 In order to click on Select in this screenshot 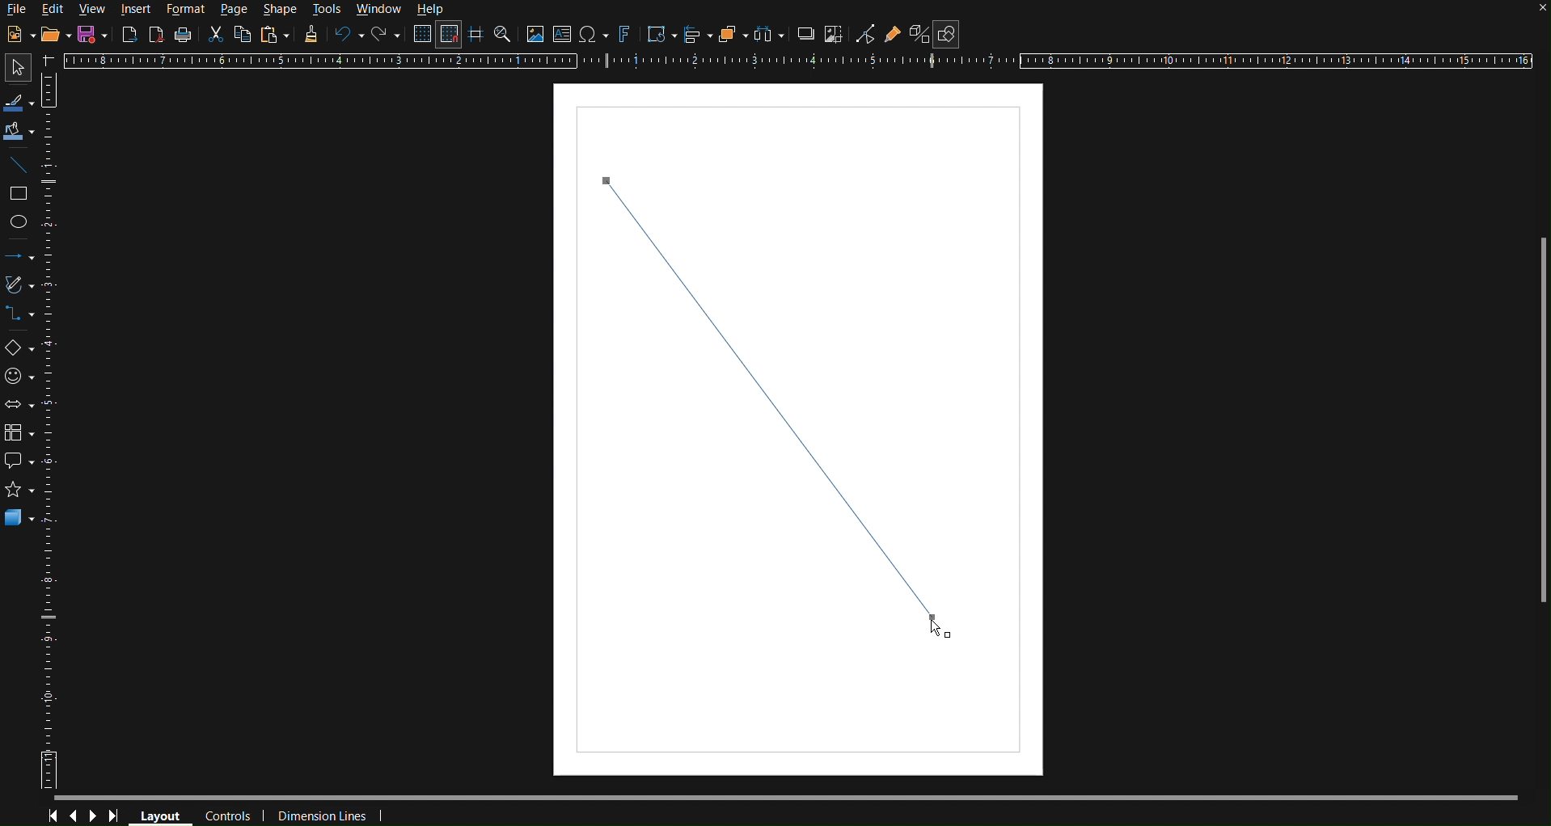, I will do `click(19, 69)`.